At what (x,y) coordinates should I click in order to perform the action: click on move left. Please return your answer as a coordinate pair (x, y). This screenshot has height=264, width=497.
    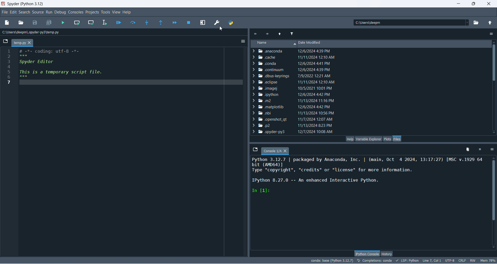
    Looking at the image, I should click on (268, 34).